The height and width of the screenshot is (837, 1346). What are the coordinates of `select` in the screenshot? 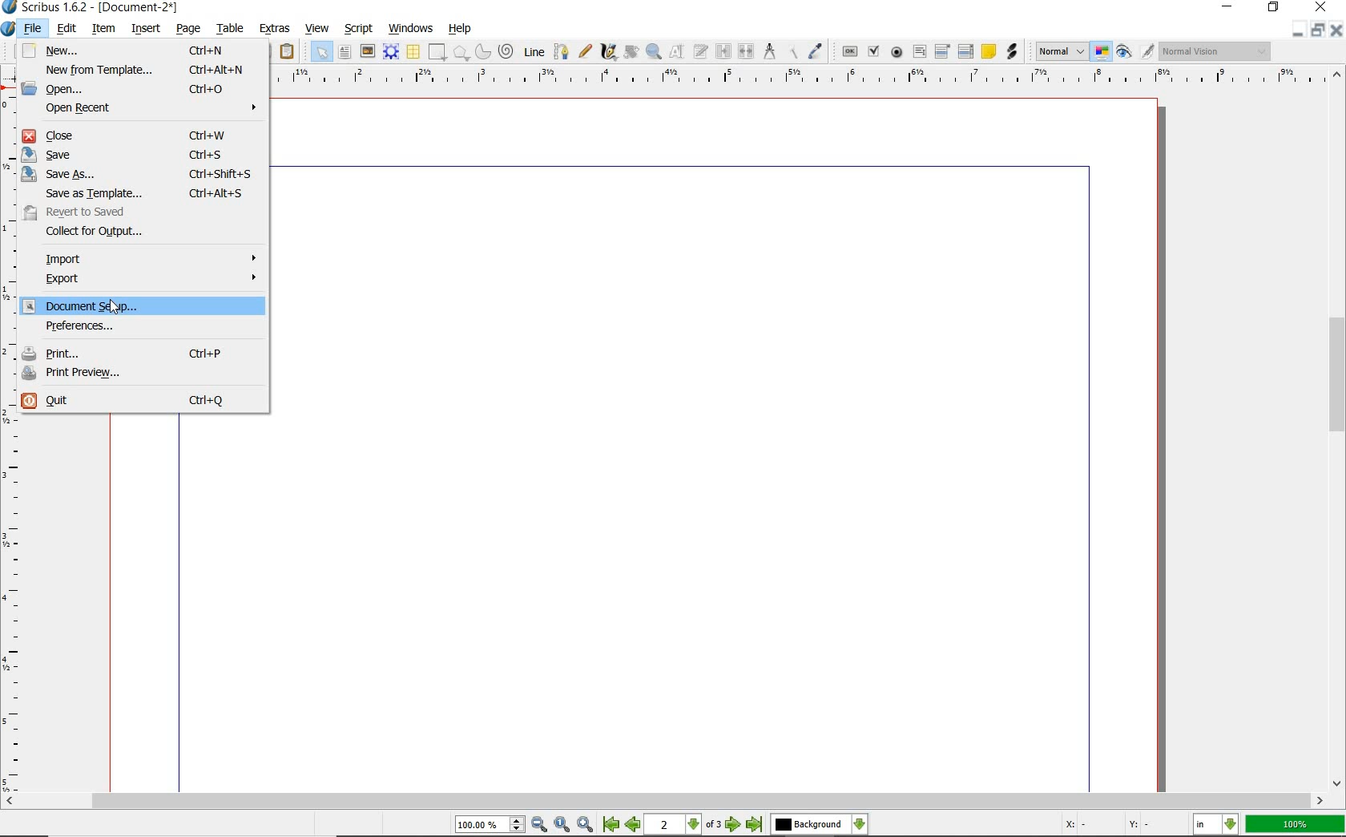 It's located at (322, 55).